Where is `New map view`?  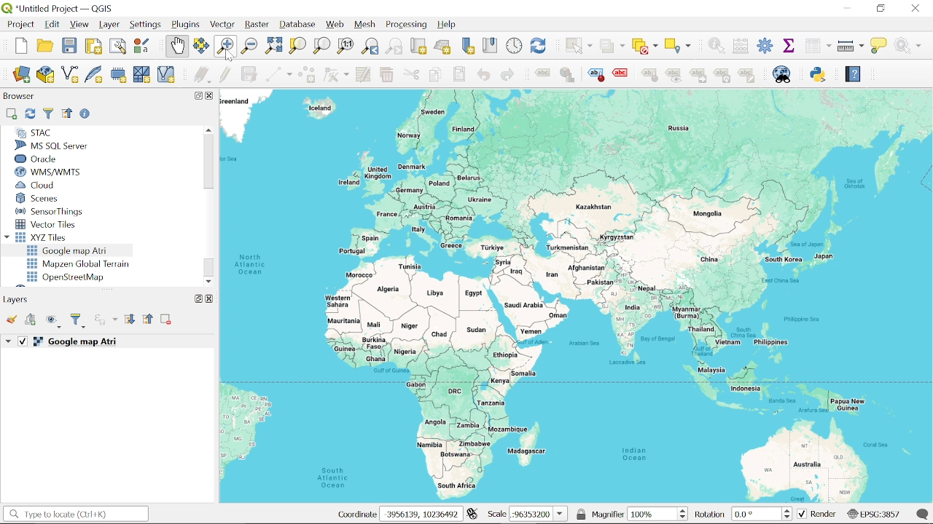
New map view is located at coordinates (418, 47).